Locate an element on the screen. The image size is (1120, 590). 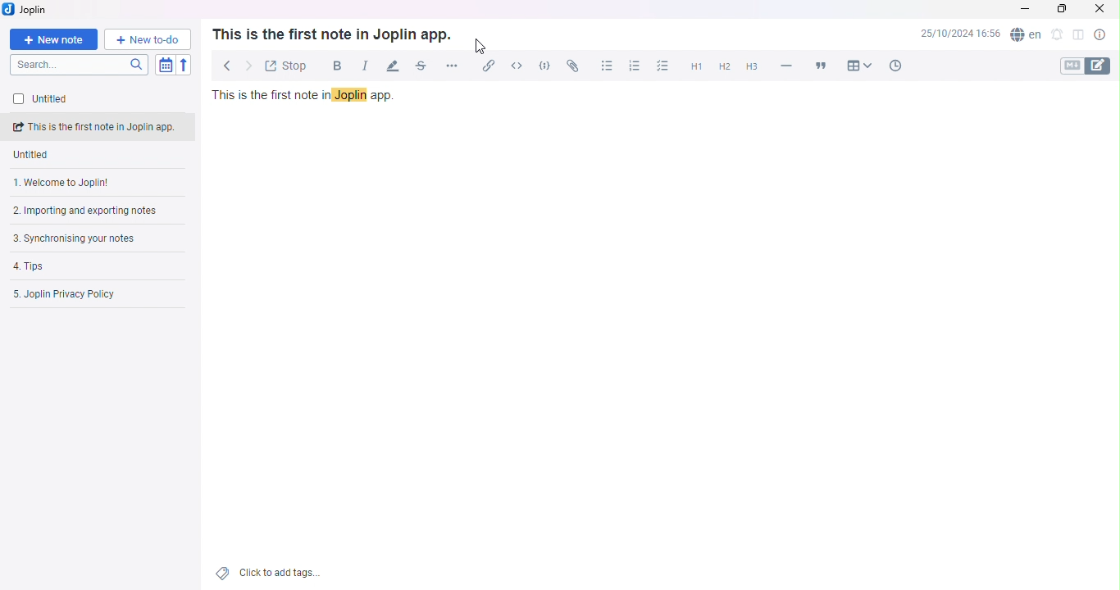
Bullet list is located at coordinates (606, 65).